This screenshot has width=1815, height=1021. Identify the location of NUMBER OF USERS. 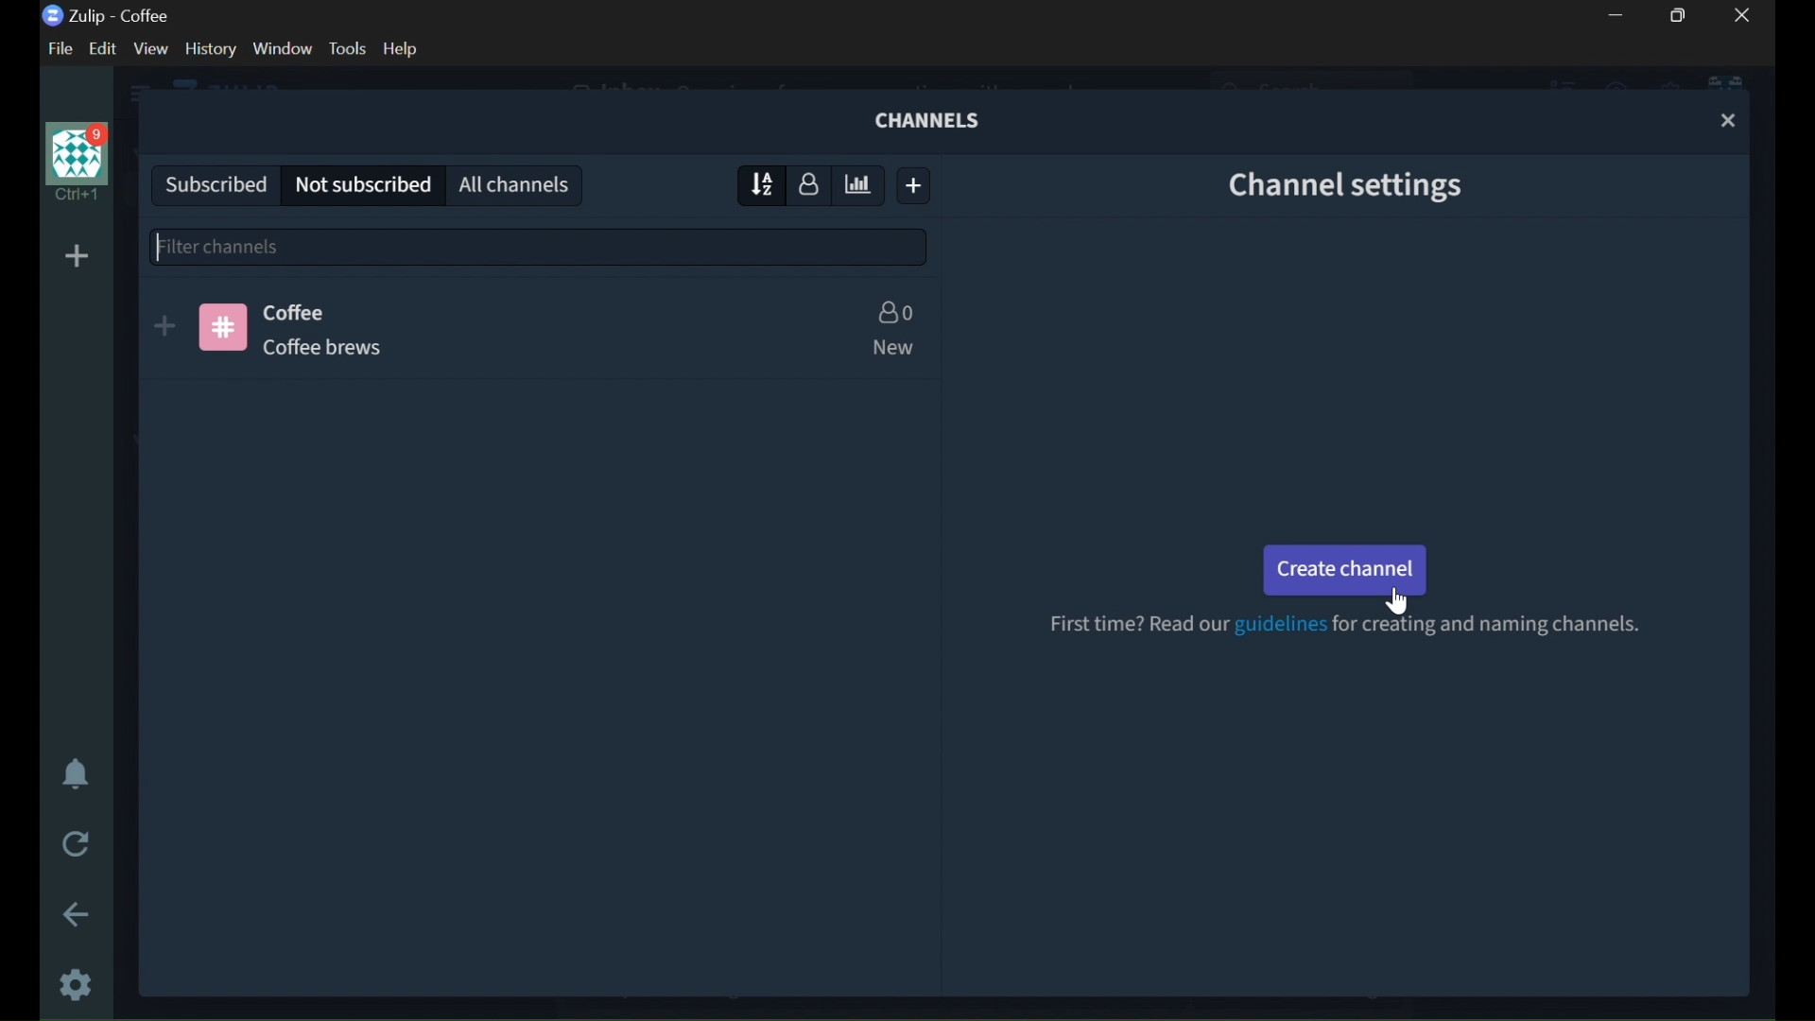
(894, 312).